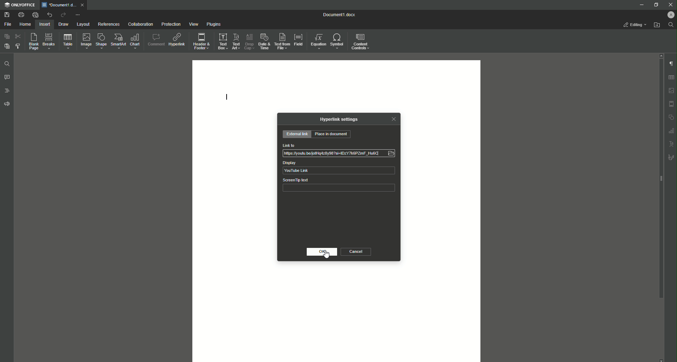 The image size is (677, 362). What do you see at coordinates (672, 91) in the screenshot?
I see `Imgae settings` at bounding box center [672, 91].